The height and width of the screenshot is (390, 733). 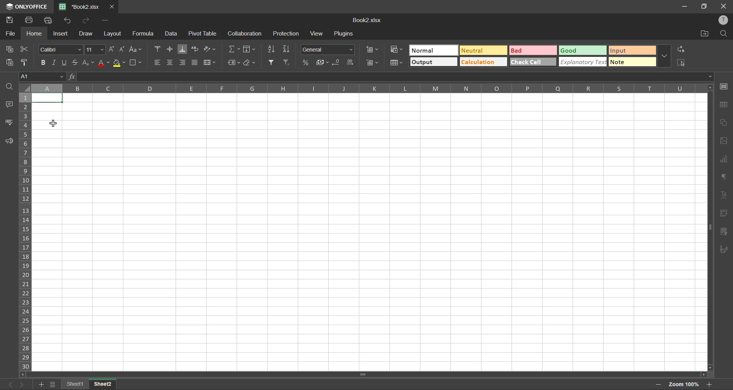 I want to click on bold, so click(x=44, y=62).